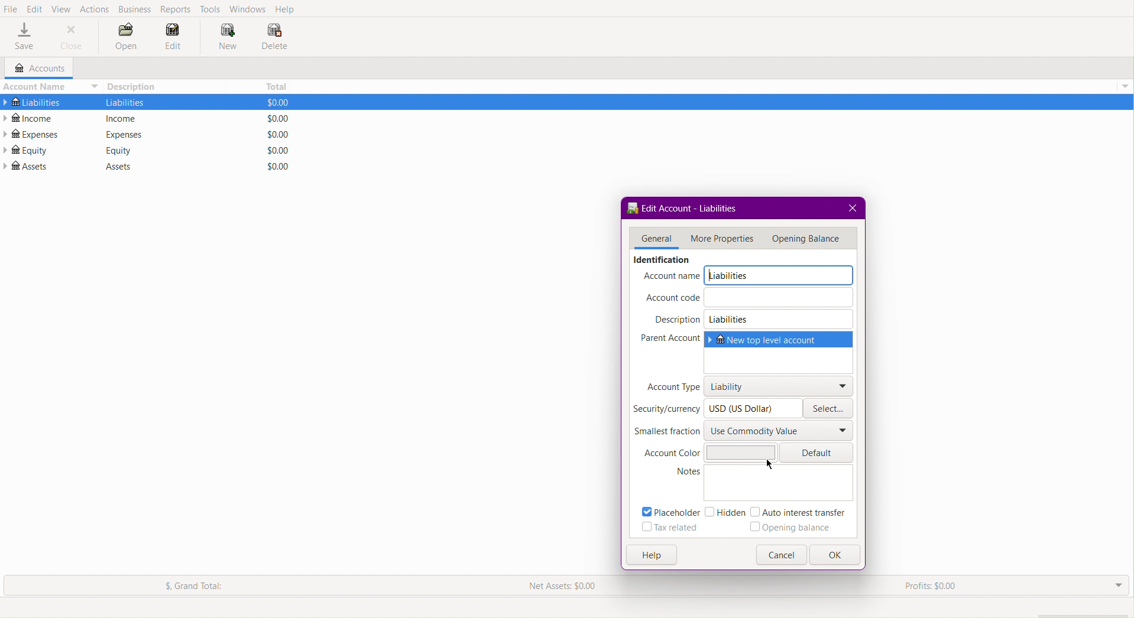  What do you see at coordinates (670, 339) in the screenshot?
I see `Parent Account` at bounding box center [670, 339].